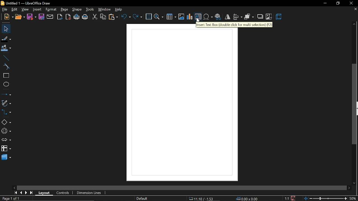 This screenshot has width=358, height=201. I want to click on ellipse, so click(6, 85).